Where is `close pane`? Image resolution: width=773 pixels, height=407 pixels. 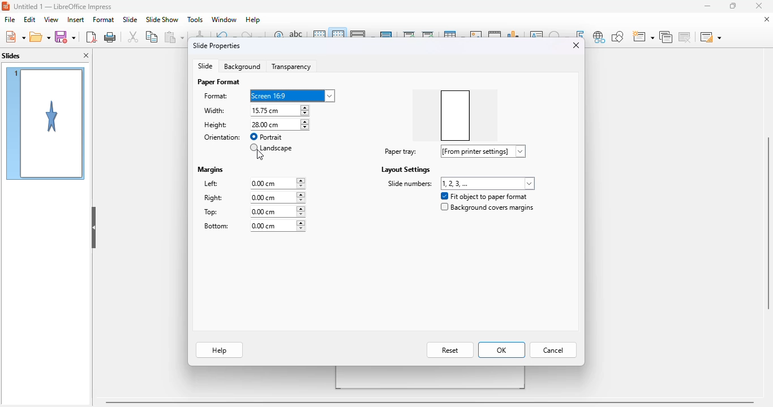 close pane is located at coordinates (86, 55).